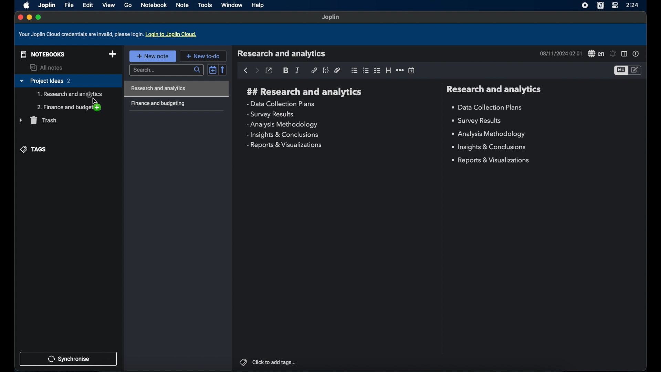  What do you see at coordinates (337, 70) in the screenshot?
I see `attach file` at bounding box center [337, 70].